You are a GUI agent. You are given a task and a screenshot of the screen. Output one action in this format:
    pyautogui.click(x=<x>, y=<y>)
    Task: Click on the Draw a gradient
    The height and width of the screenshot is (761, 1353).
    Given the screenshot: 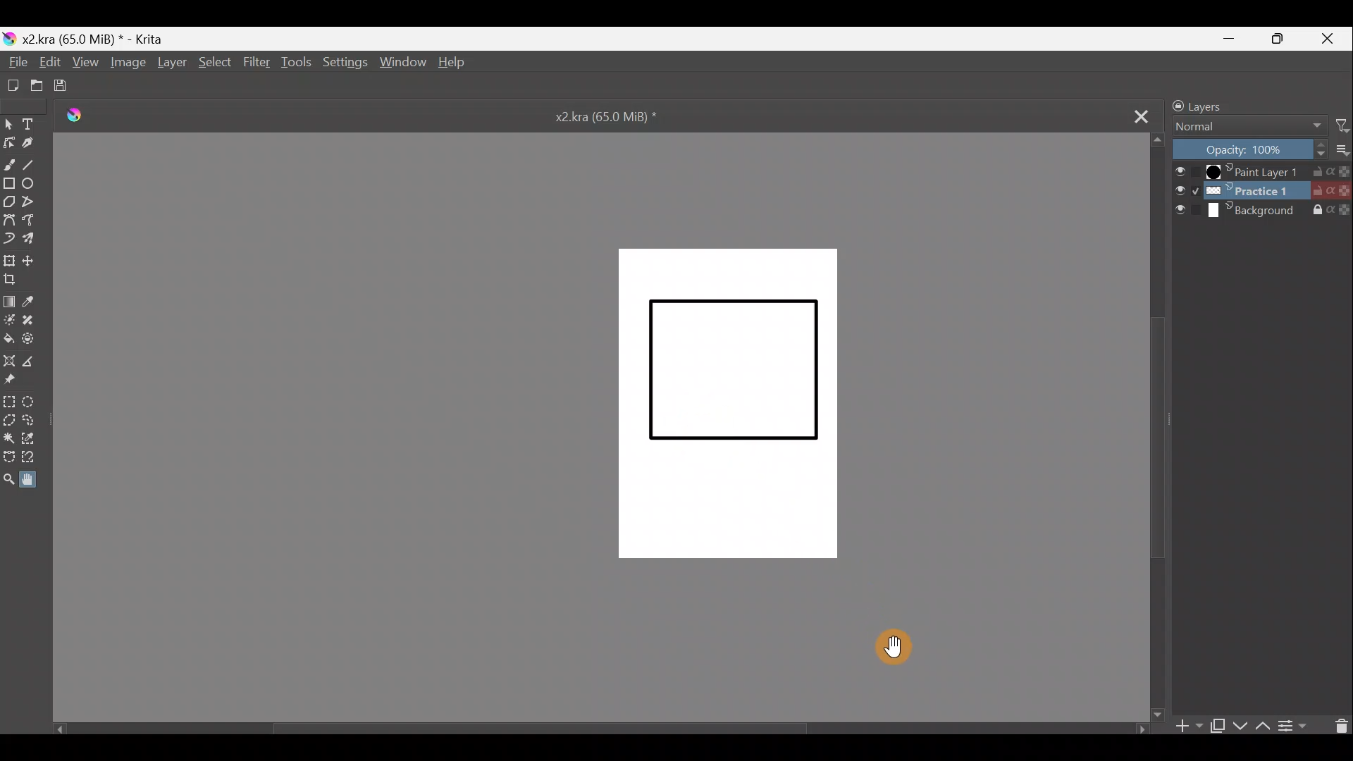 What is the action you would take?
    pyautogui.click(x=10, y=300)
    